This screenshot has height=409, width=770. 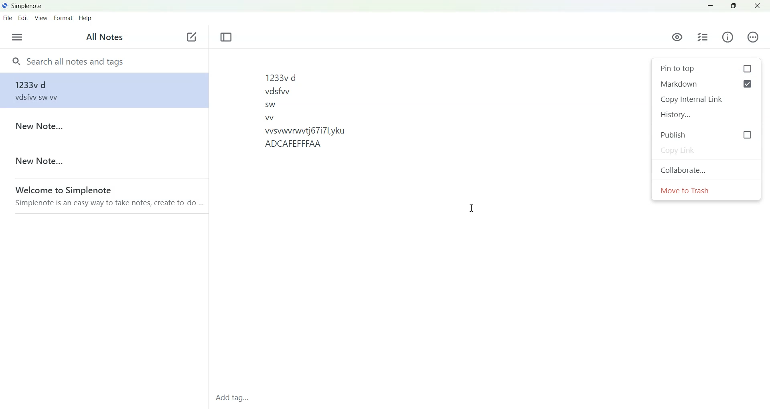 I want to click on Insert Checklist, so click(x=703, y=37).